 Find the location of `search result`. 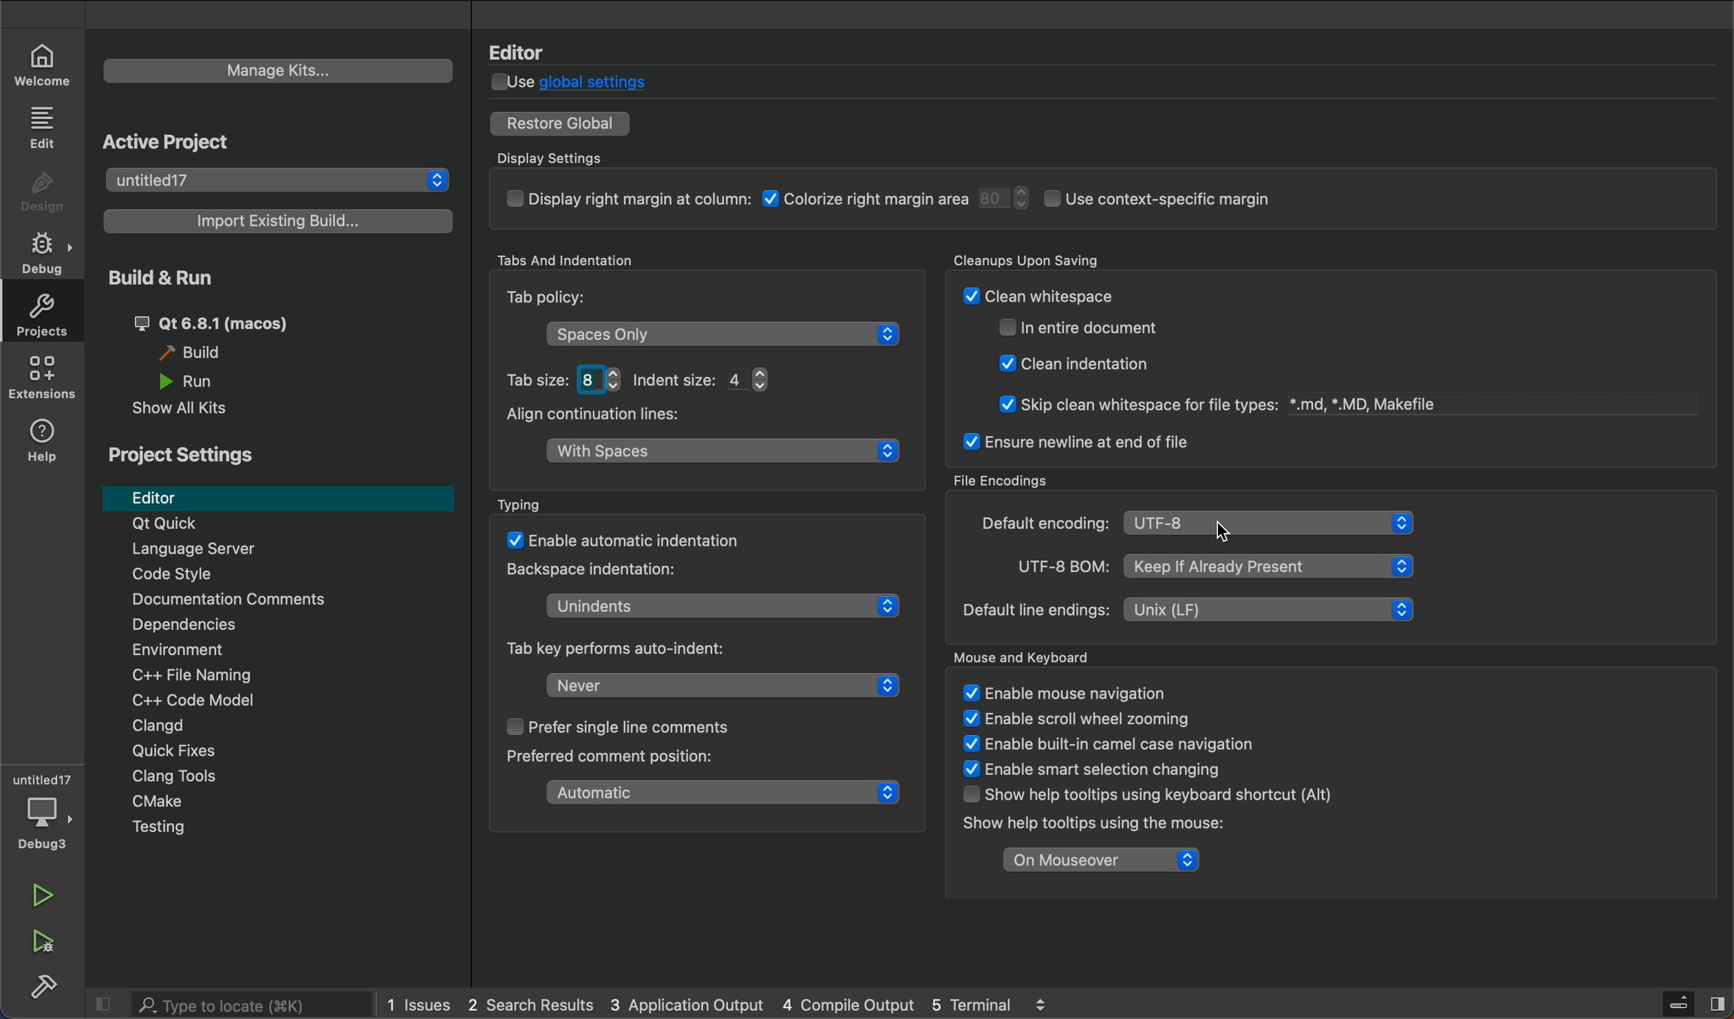

search result is located at coordinates (533, 1002).